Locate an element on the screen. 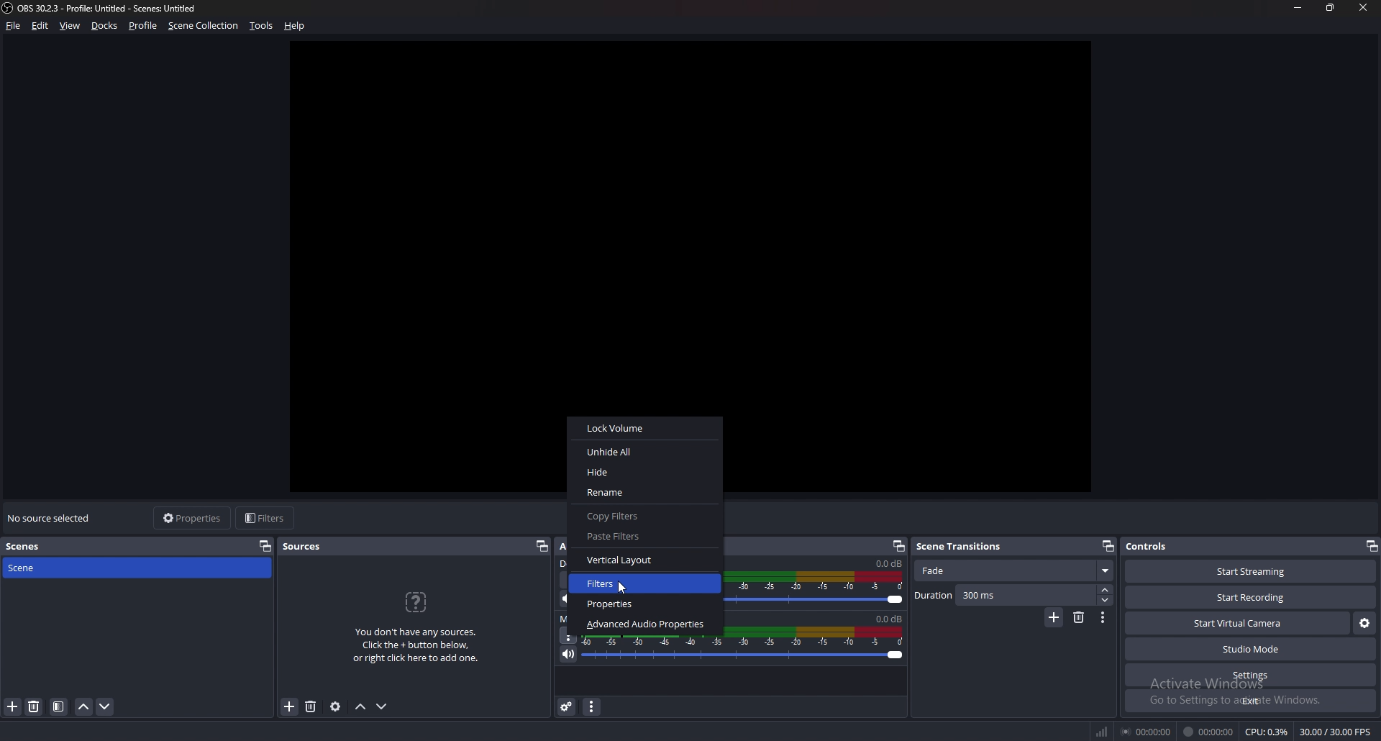 The height and width of the screenshot is (741, 1381). close is located at coordinates (1366, 8).